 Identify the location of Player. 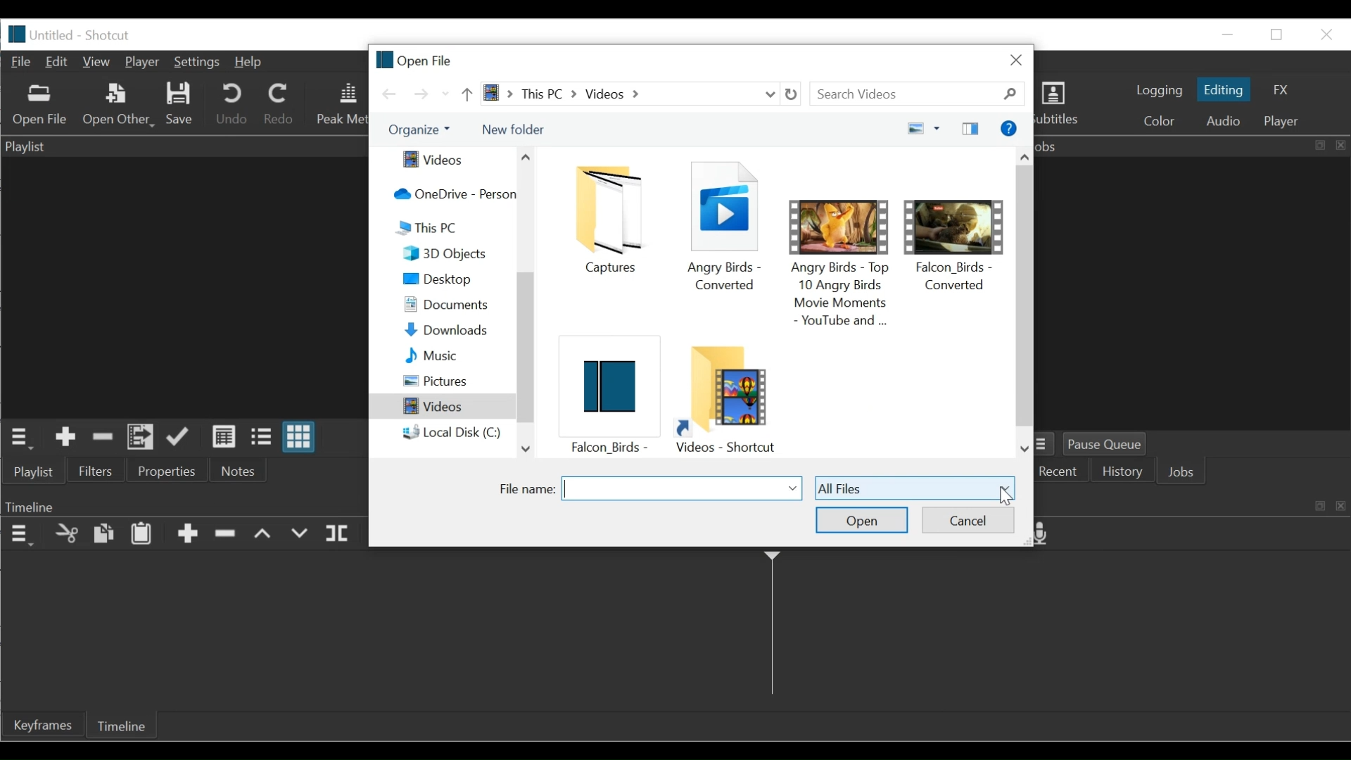
(142, 63).